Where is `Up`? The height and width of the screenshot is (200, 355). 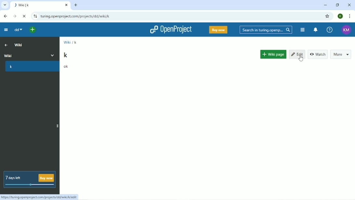 Up is located at coordinates (6, 45).